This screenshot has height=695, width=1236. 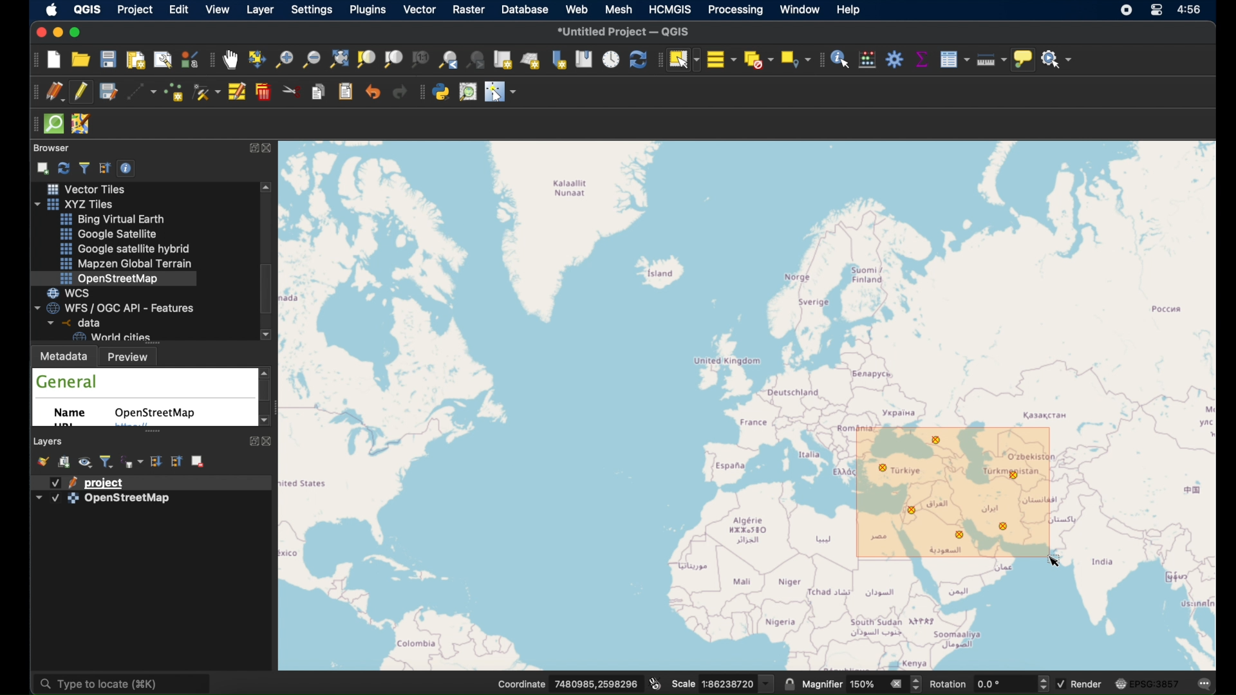 I want to click on no action selected, so click(x=1058, y=60).